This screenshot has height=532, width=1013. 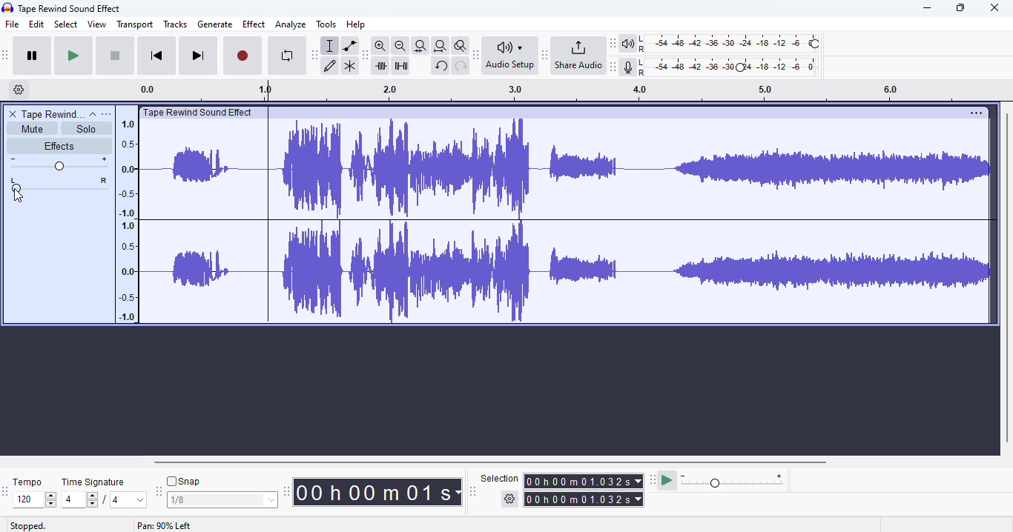 I want to click on audio meter, so click(x=722, y=68).